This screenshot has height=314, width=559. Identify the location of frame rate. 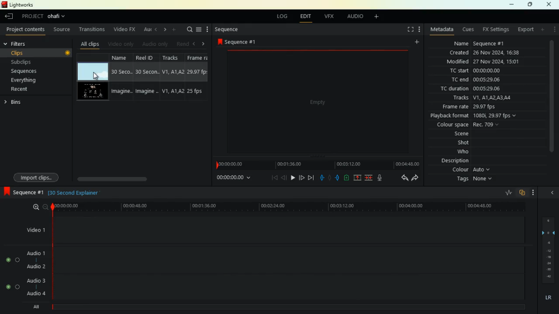
(482, 108).